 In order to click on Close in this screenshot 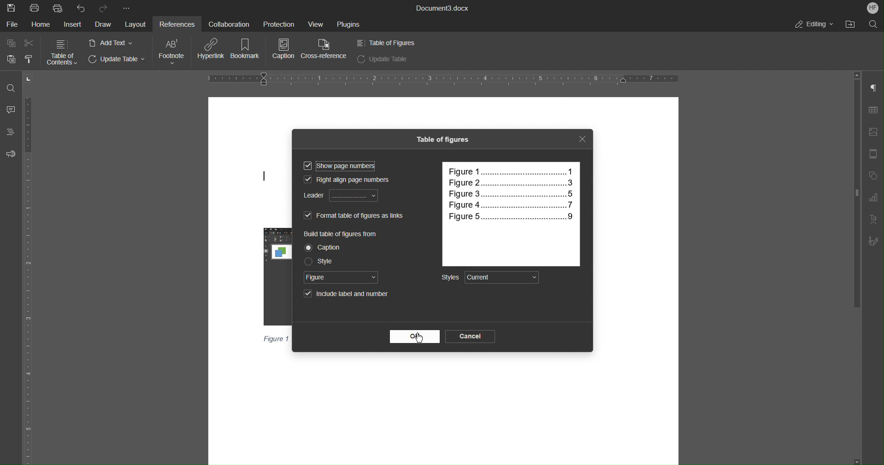, I will do `click(581, 140)`.